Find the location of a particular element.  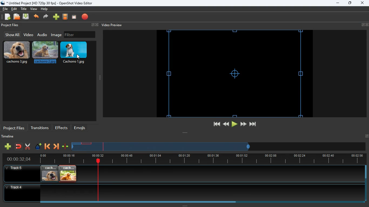

film is located at coordinates (65, 17).